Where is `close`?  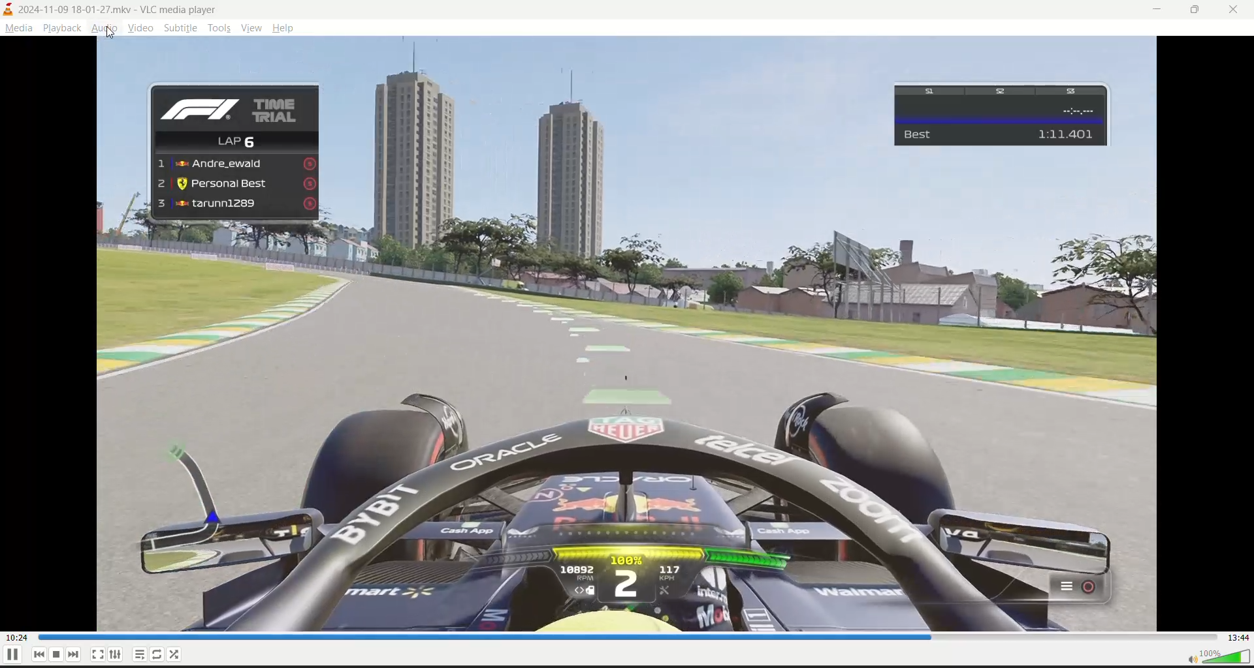
close is located at coordinates (1234, 12).